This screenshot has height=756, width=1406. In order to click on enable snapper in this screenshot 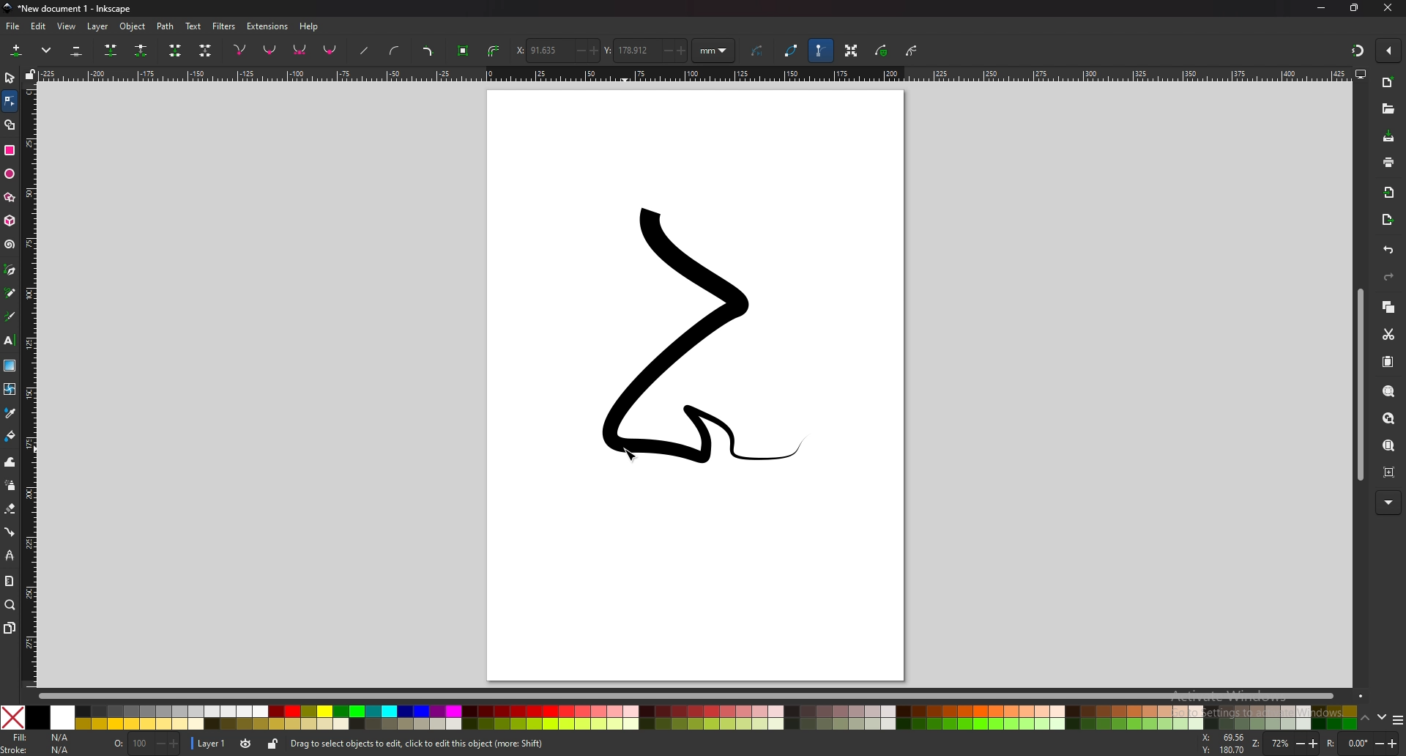, I will do `click(1388, 51)`.